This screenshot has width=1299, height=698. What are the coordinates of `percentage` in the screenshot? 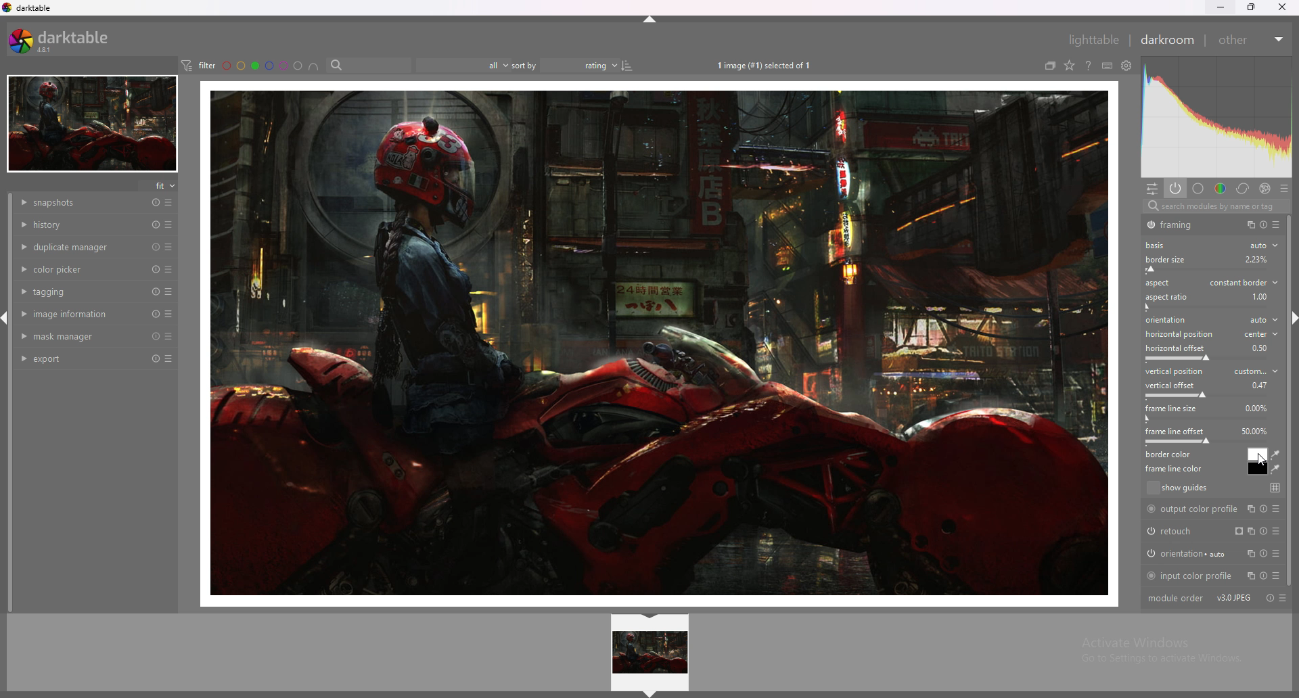 It's located at (1260, 384).